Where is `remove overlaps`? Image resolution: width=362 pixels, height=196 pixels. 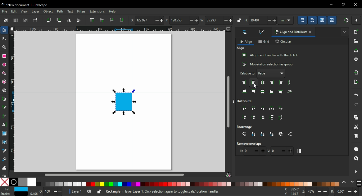
remove overlaps is located at coordinates (249, 144).